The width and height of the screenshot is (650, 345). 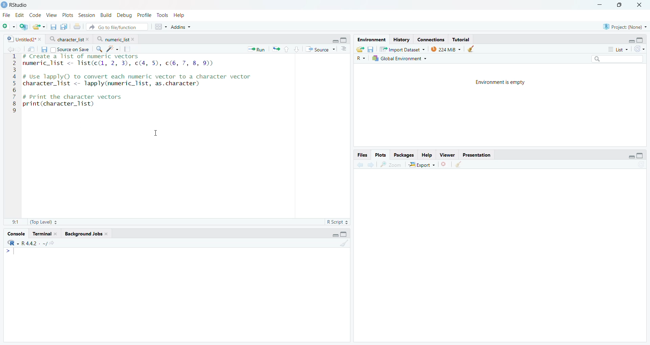 I want to click on Console, so click(x=17, y=234).